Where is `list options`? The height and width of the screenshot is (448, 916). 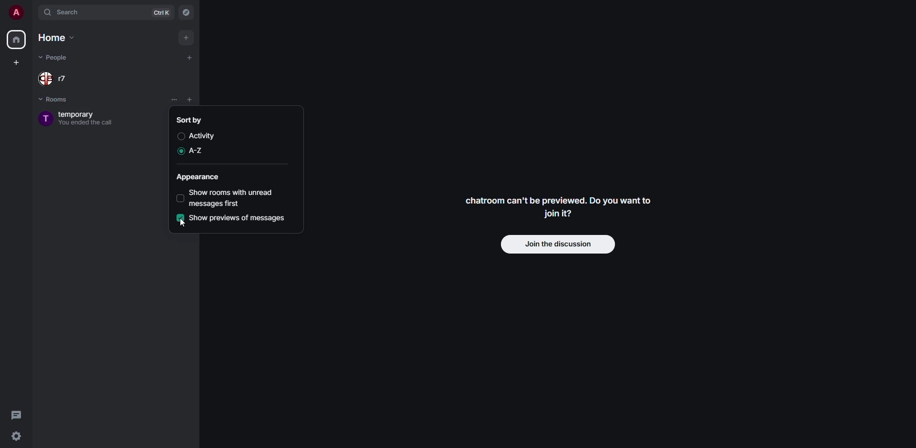 list options is located at coordinates (204, 100).